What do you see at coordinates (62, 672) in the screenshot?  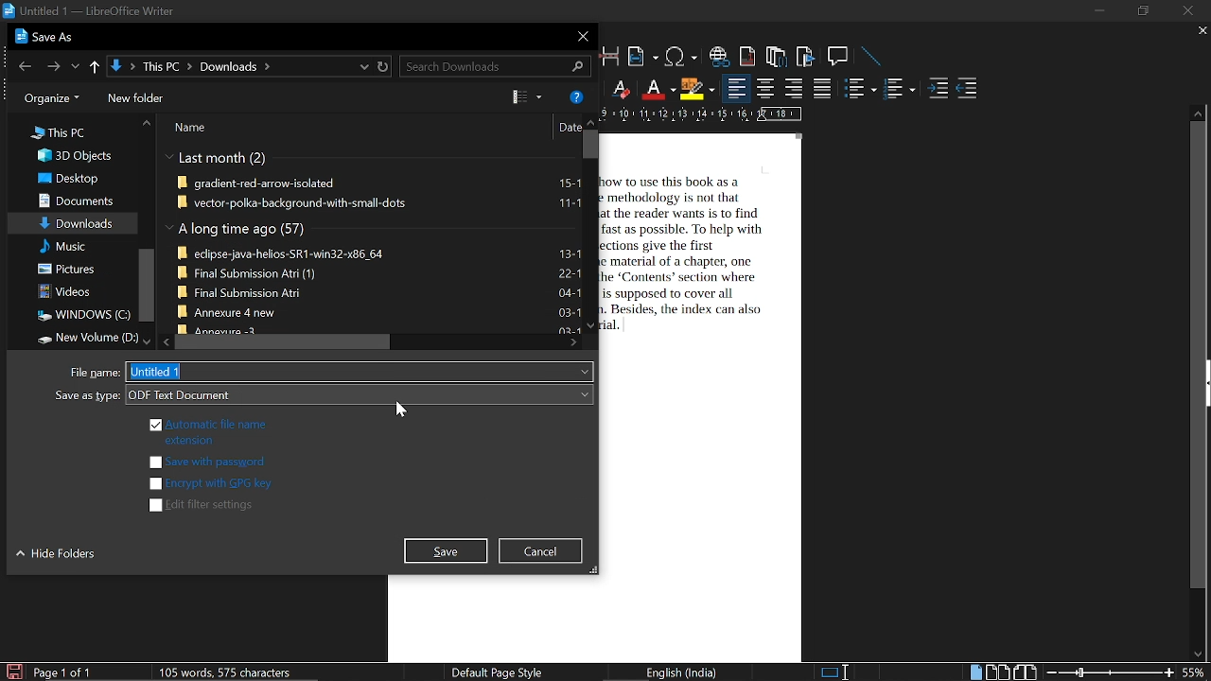 I see `current page` at bounding box center [62, 672].